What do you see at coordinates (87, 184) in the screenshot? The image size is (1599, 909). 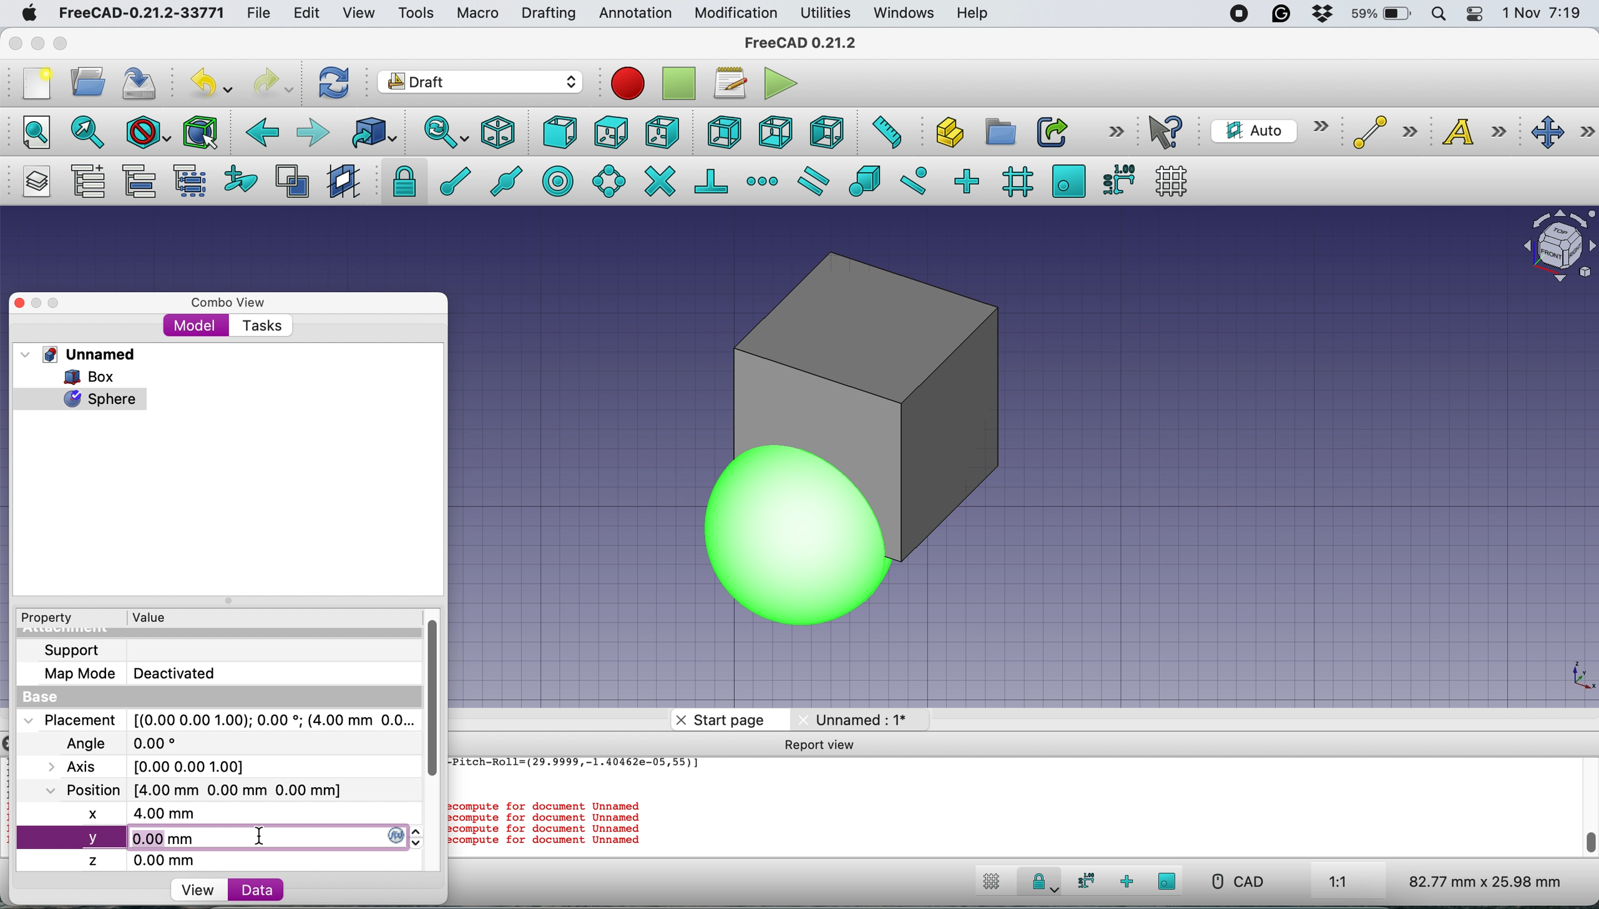 I see `add a new named group` at bounding box center [87, 184].